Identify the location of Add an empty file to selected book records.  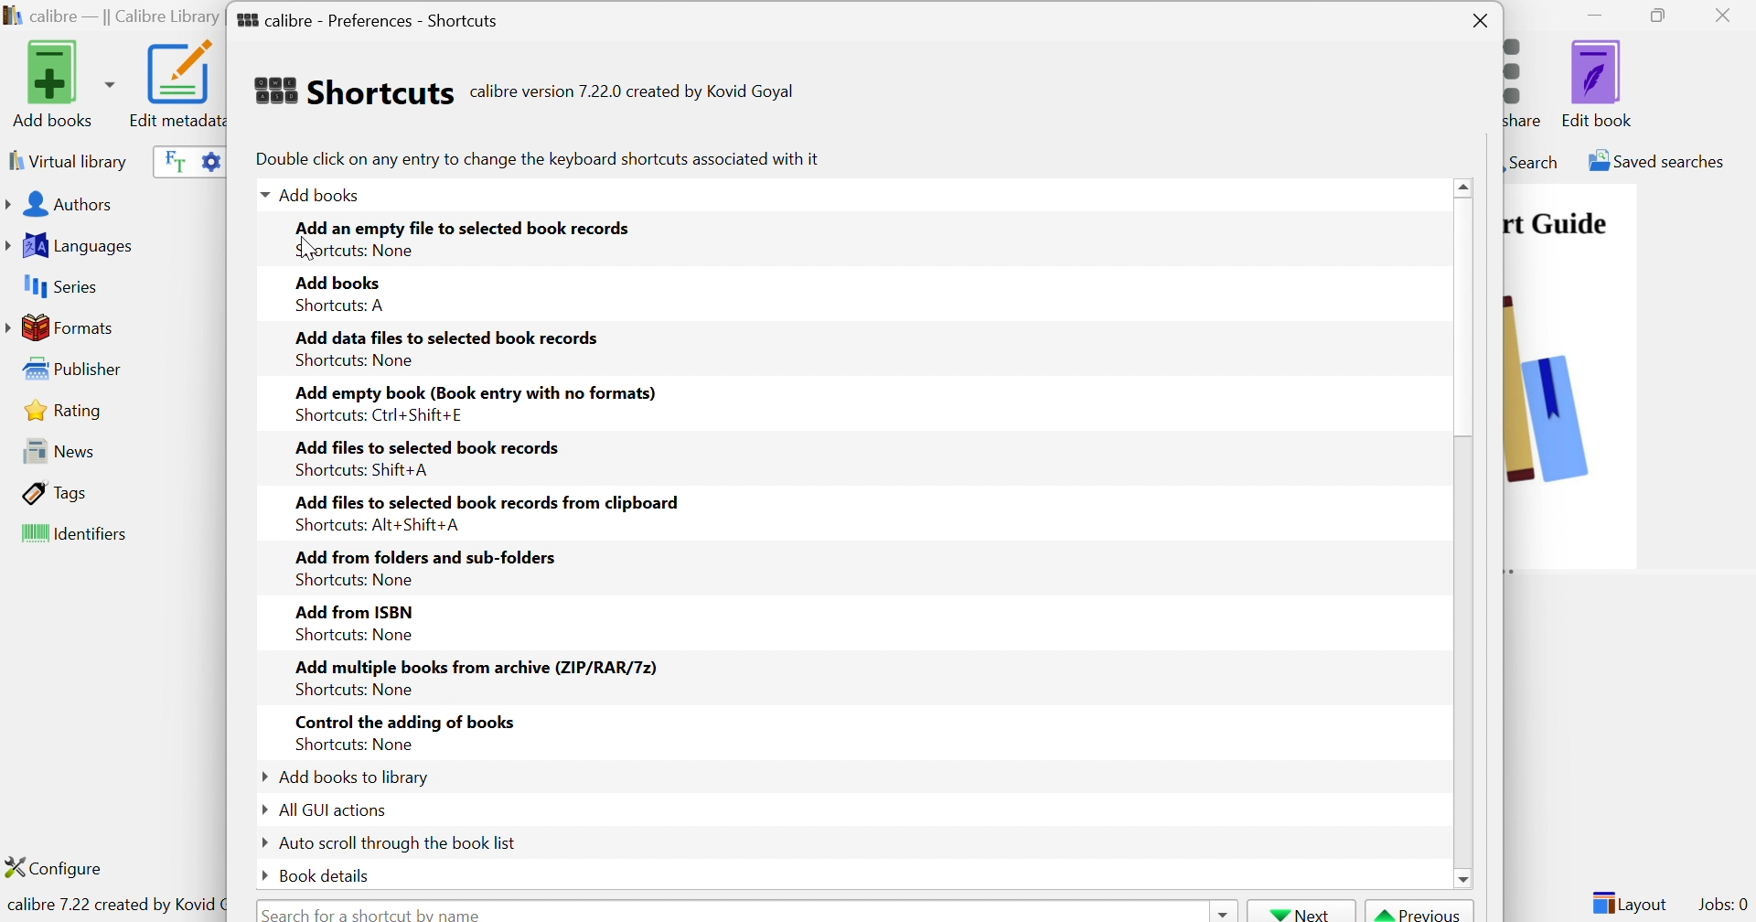
(464, 226).